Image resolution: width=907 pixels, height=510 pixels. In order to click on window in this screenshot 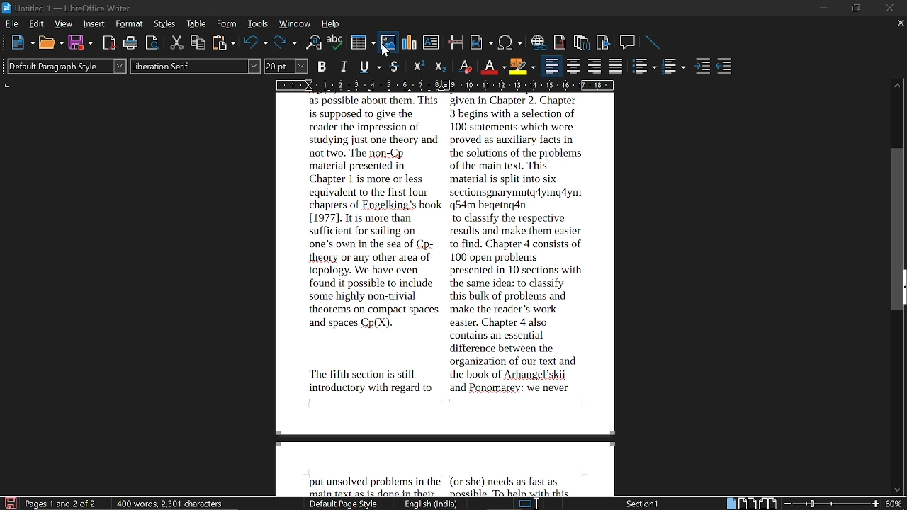, I will do `click(293, 23)`.